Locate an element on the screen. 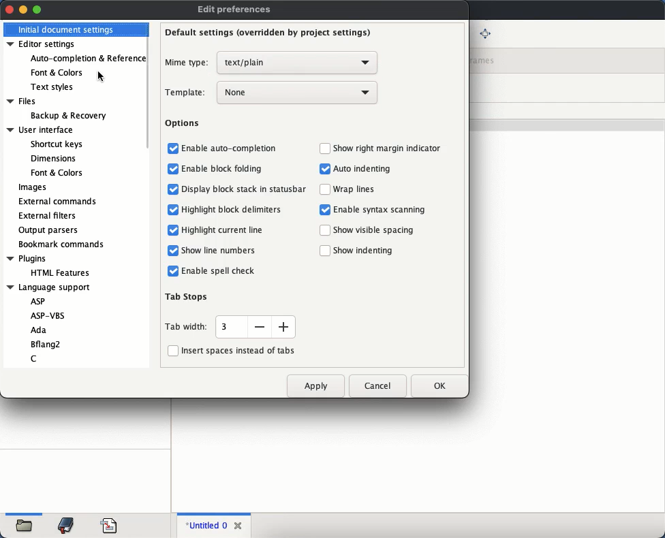 Image resolution: width=665 pixels, height=538 pixels. Cursor is located at coordinates (100, 76).